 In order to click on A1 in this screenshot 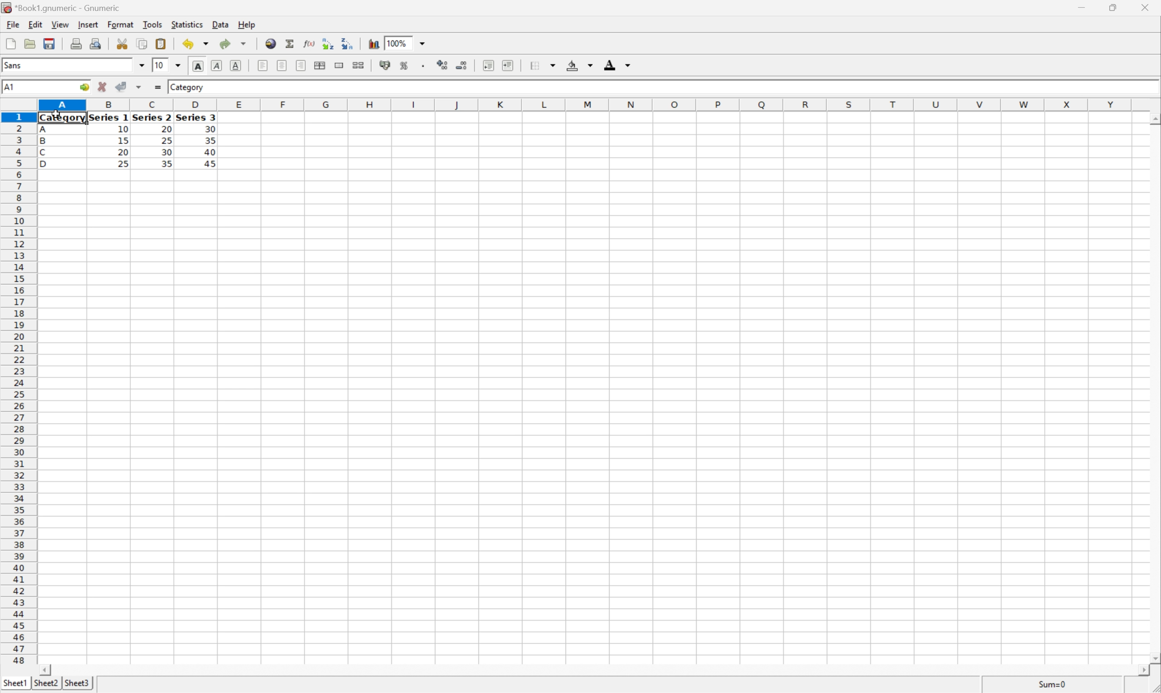, I will do `click(9, 88)`.